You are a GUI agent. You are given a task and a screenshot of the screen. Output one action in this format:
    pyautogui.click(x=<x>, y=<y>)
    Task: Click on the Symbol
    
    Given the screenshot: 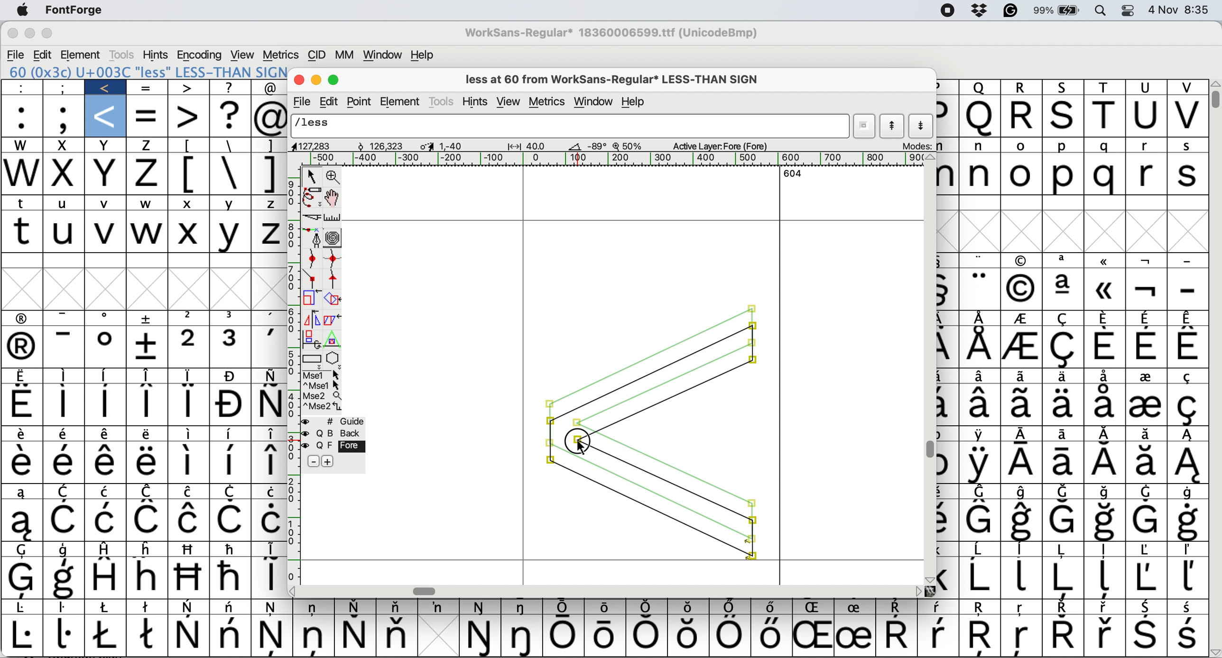 What is the action you would take?
    pyautogui.click(x=771, y=635)
    